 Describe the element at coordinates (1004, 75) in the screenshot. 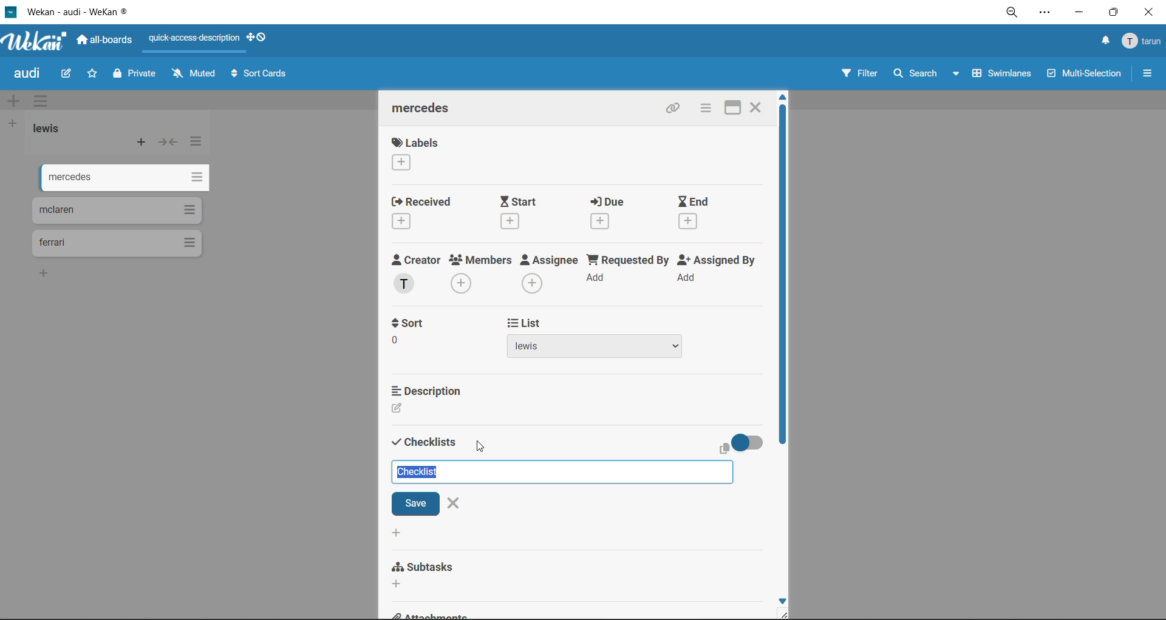

I see `swimlanes` at that location.